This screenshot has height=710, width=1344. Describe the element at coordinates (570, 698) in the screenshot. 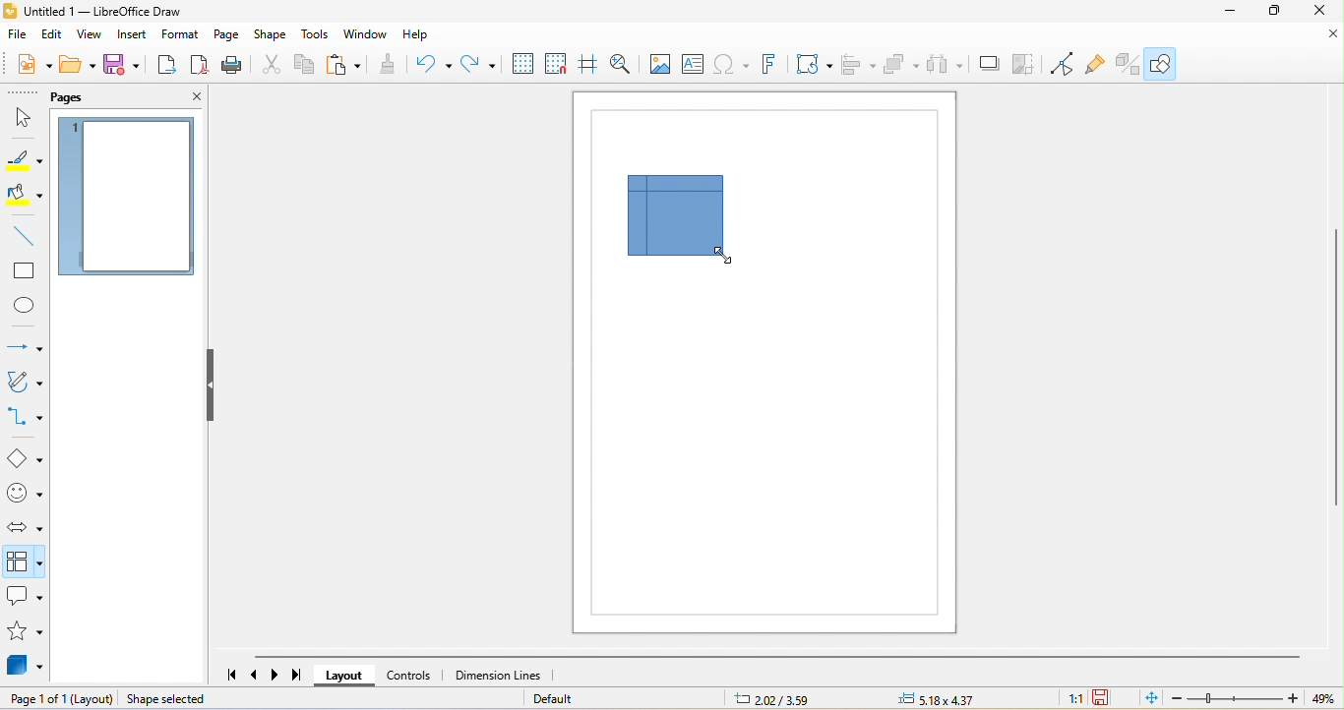

I see `default` at that location.